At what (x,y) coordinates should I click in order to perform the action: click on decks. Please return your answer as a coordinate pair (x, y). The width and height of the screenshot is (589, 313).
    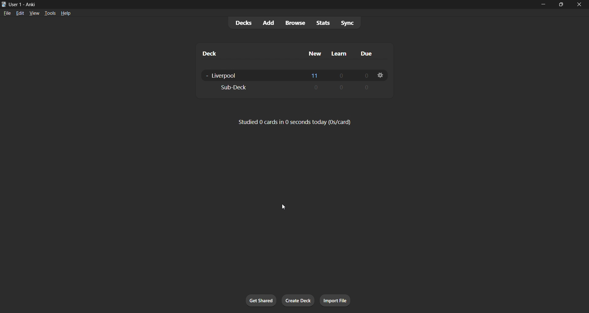
    Looking at the image, I should click on (241, 22).